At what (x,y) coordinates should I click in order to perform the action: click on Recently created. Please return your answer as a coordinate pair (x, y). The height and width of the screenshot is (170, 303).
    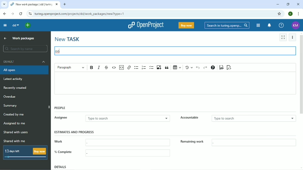
    Looking at the image, I should click on (16, 88).